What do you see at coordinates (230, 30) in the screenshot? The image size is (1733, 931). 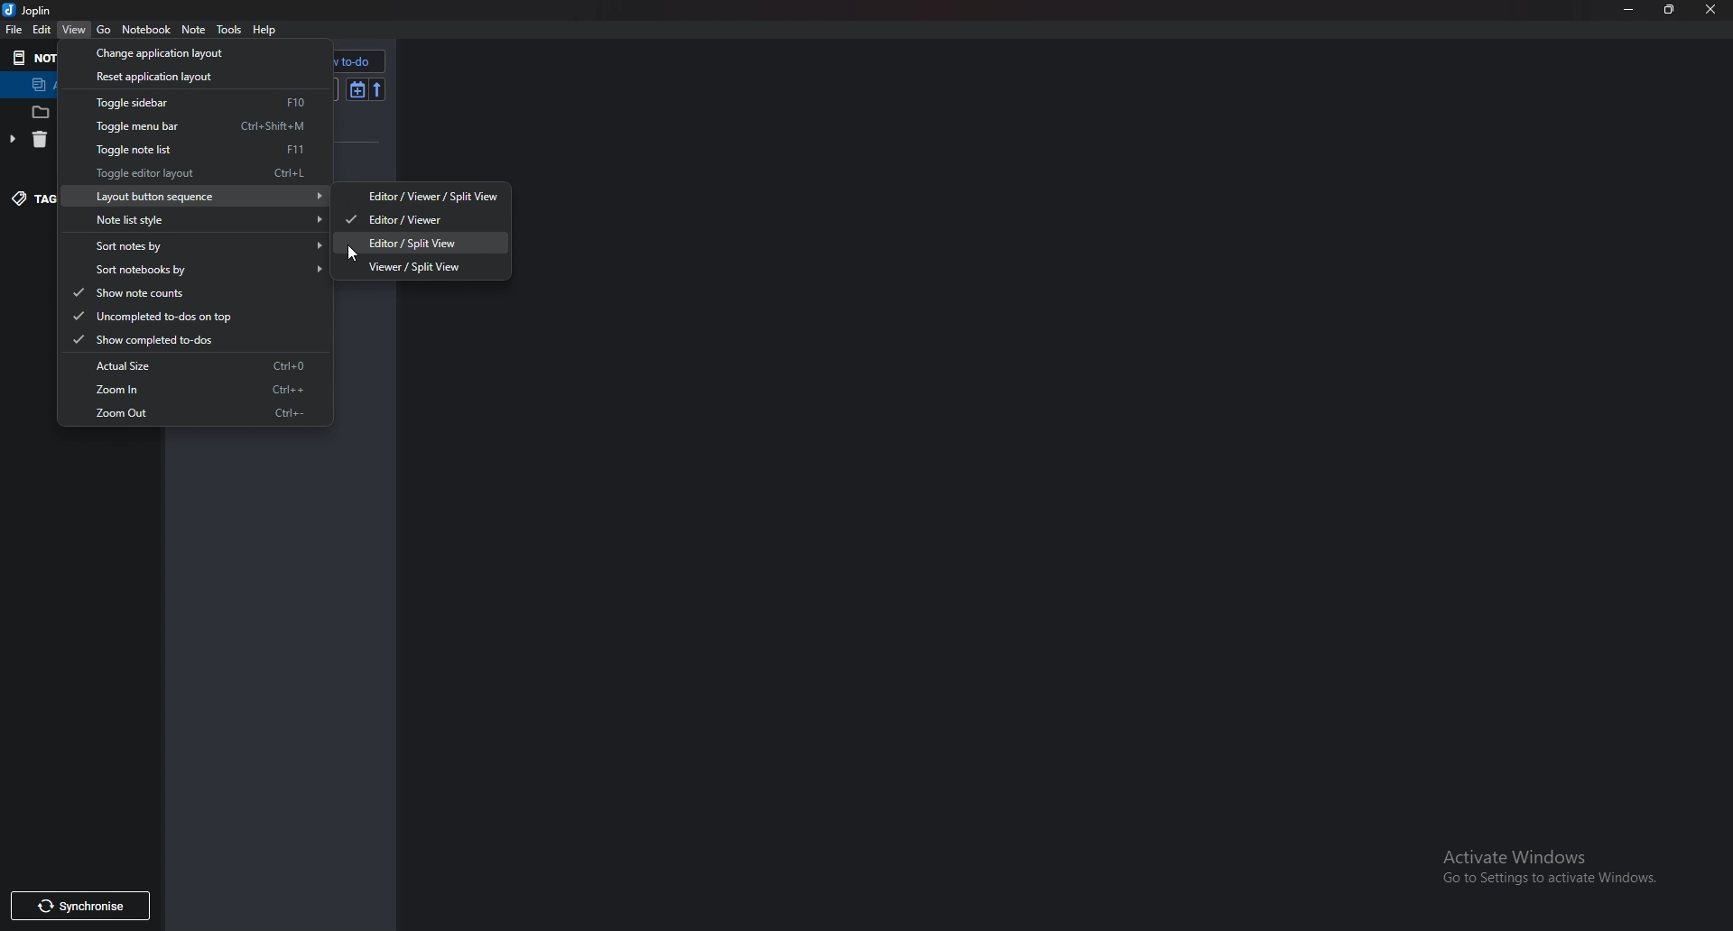 I see `tools` at bounding box center [230, 30].